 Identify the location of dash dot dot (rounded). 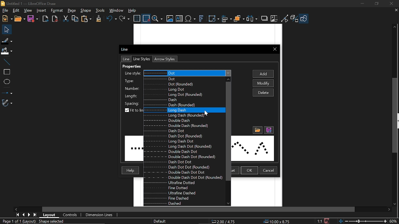
(179, 167).